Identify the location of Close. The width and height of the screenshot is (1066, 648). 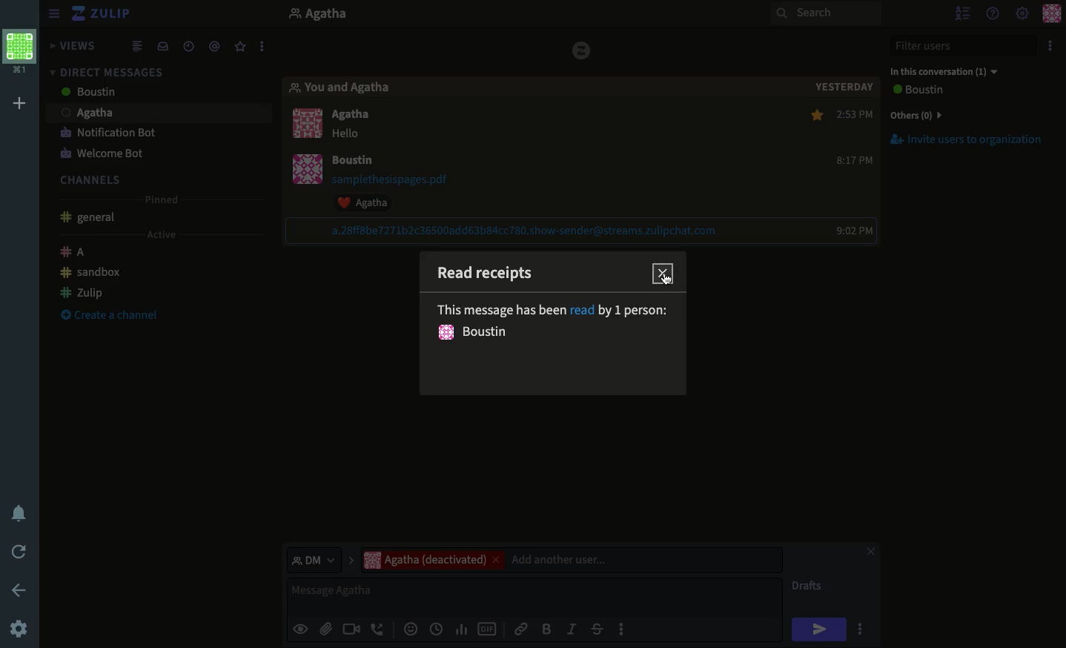
(664, 273).